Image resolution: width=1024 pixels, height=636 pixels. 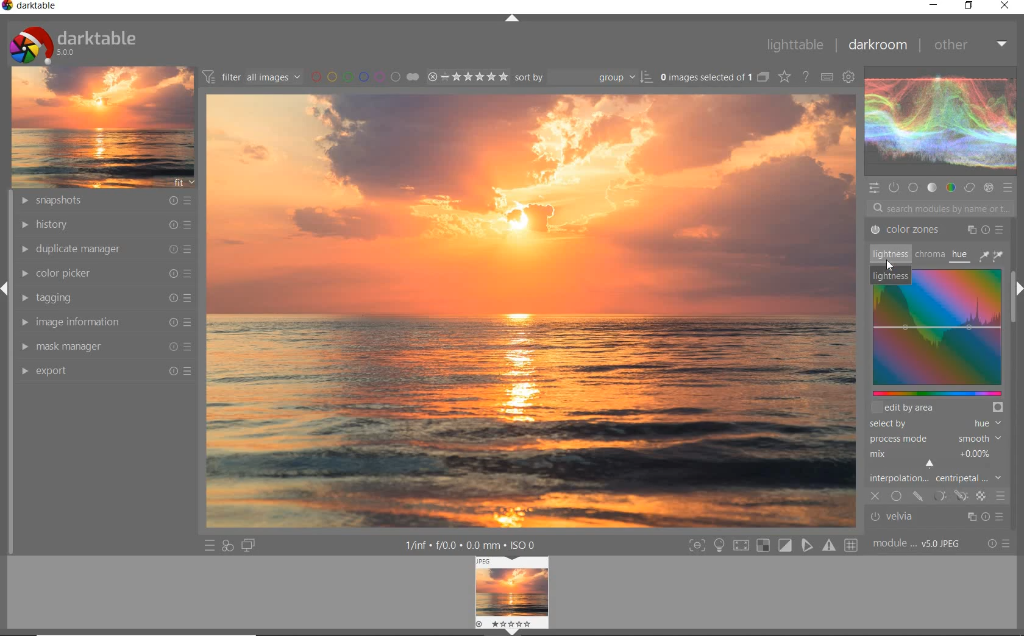 I want to click on DUPLICATE MANAGER, so click(x=104, y=247).